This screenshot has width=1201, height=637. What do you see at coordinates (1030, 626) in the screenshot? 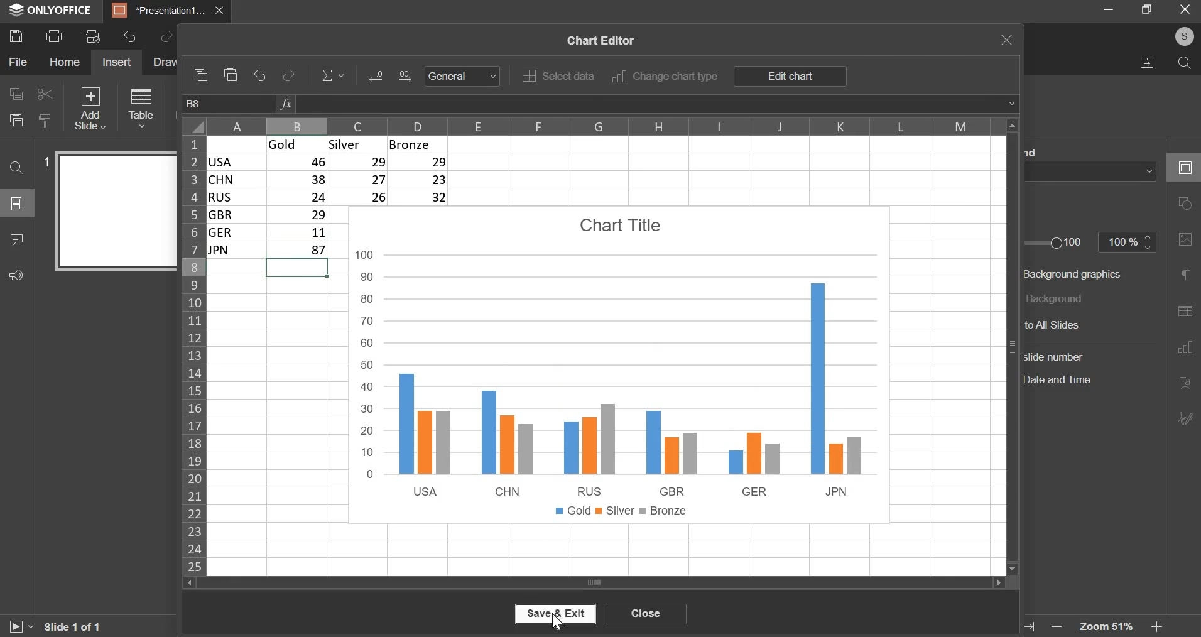
I see `fit to screen` at bounding box center [1030, 626].